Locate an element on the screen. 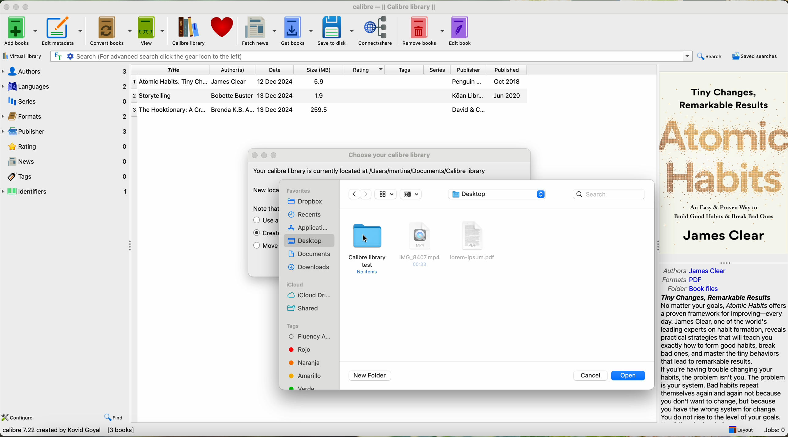 The height and width of the screenshot is (437, 788). close program is located at coordinates (6, 7).